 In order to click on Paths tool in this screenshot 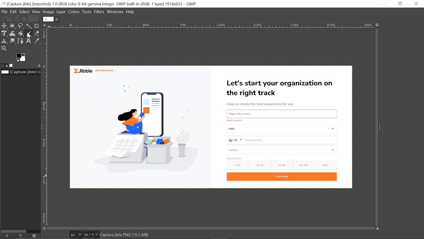, I will do `click(21, 41)`.